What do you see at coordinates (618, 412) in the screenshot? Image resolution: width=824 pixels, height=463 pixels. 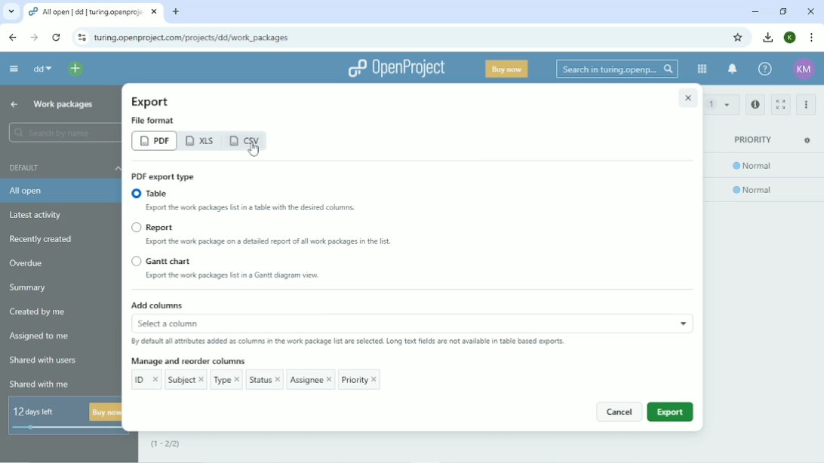 I see `Cancel` at bounding box center [618, 412].